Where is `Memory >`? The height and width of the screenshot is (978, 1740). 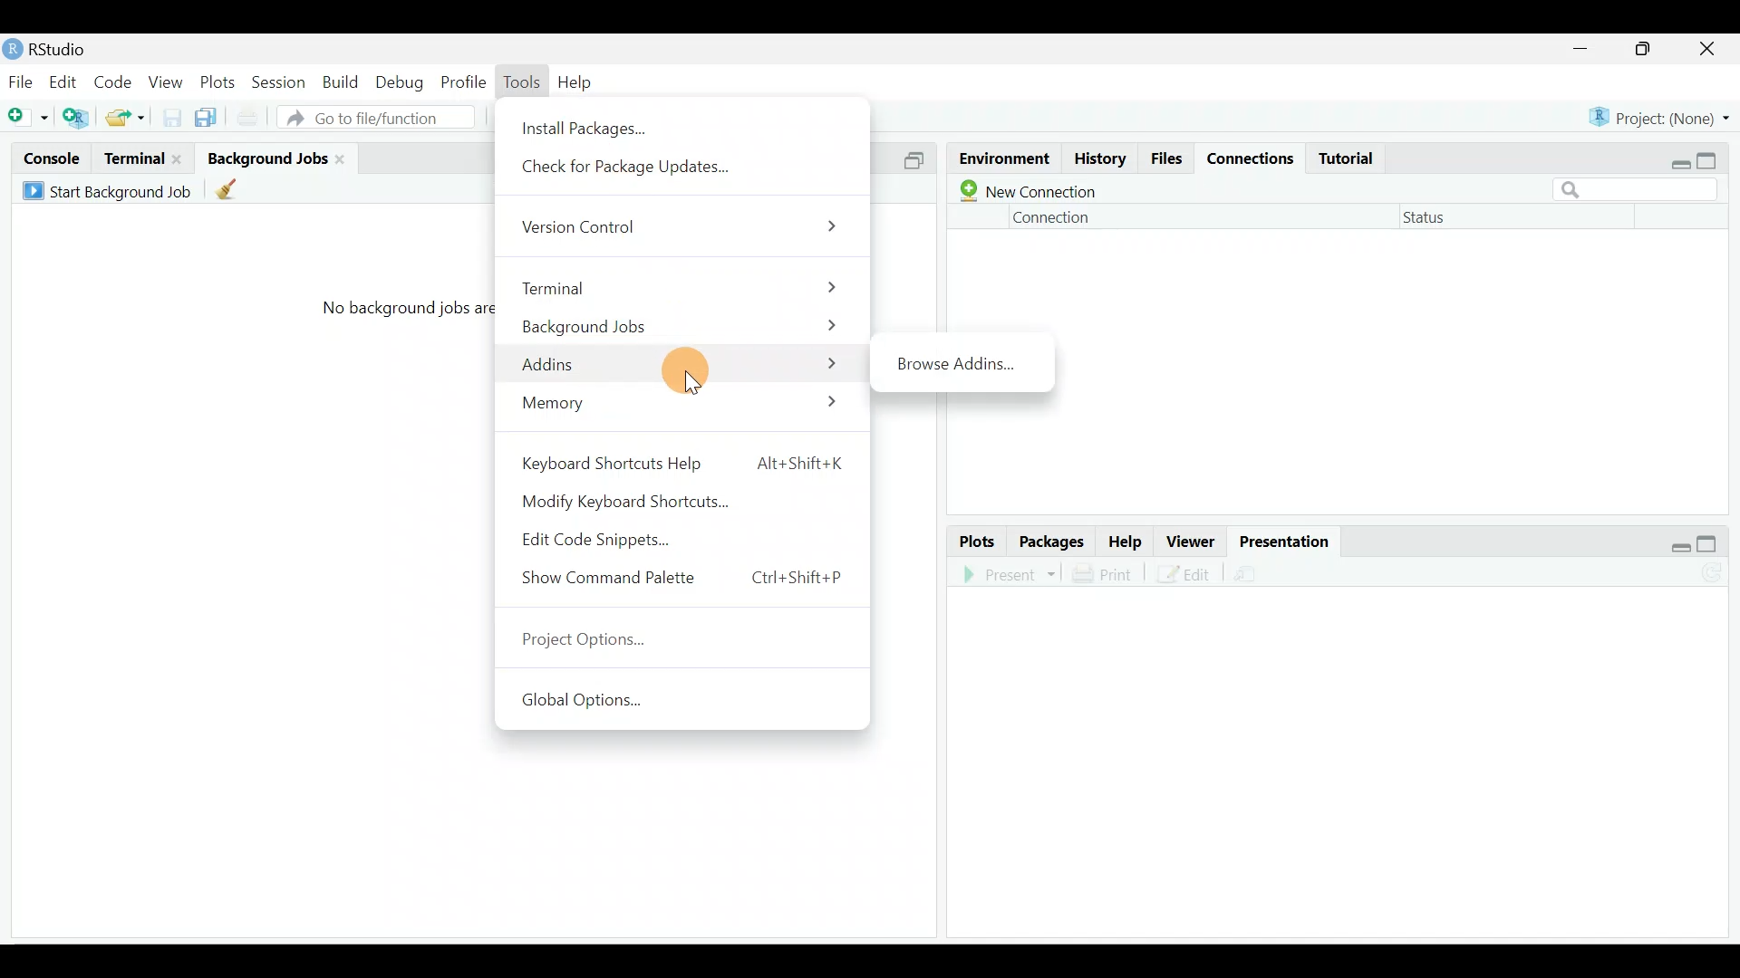 Memory > is located at coordinates (686, 407).